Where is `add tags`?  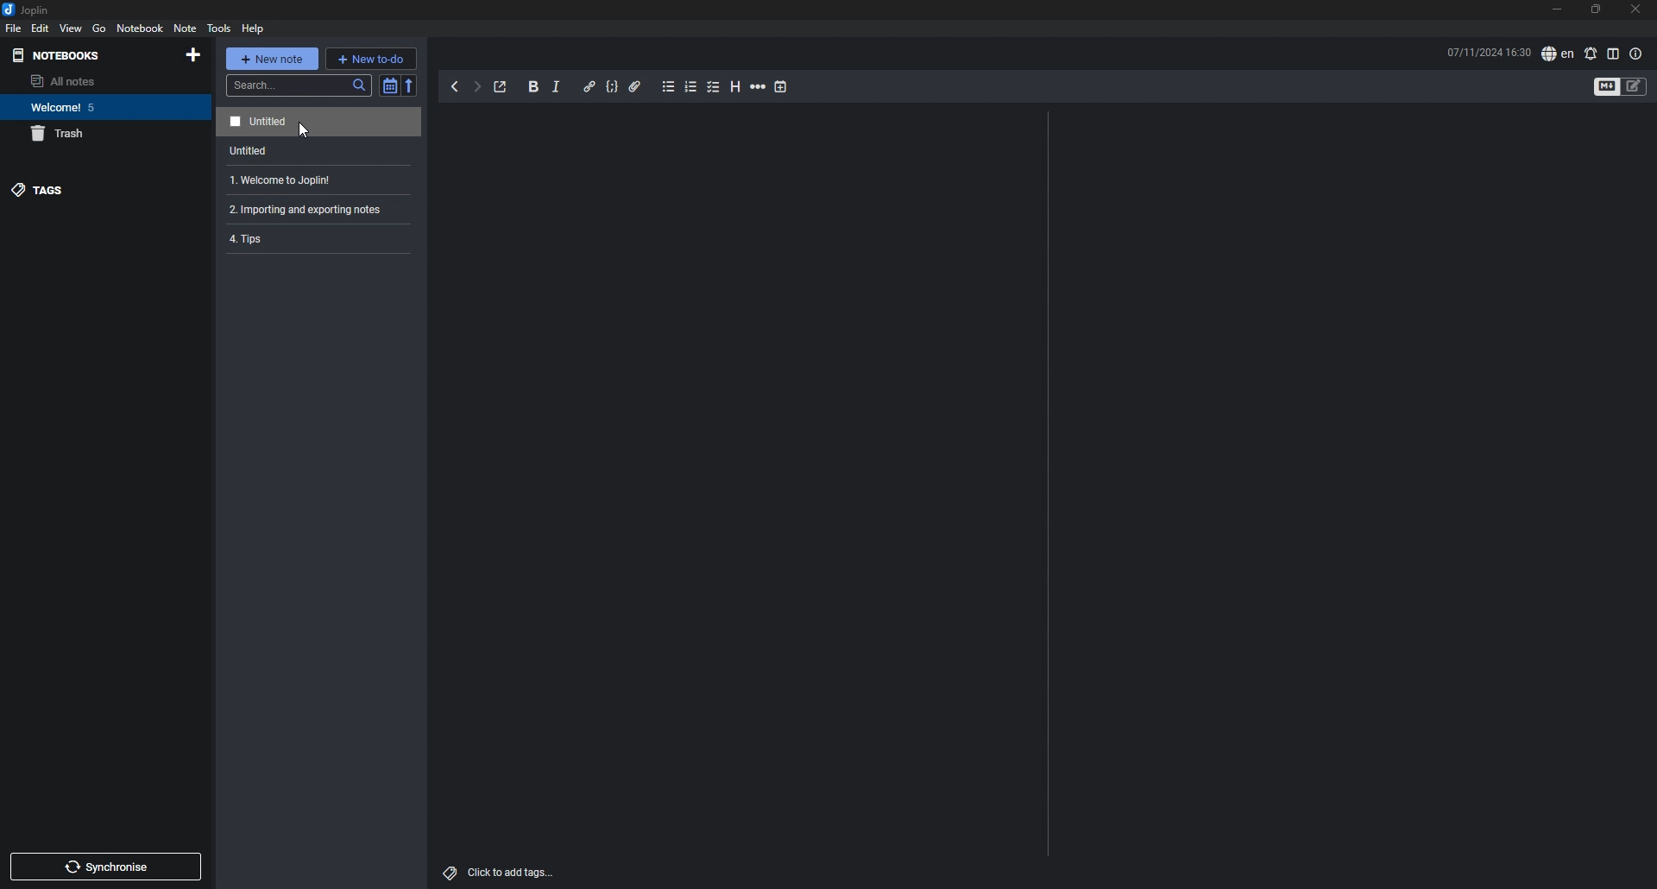 add tags is located at coordinates (498, 872).